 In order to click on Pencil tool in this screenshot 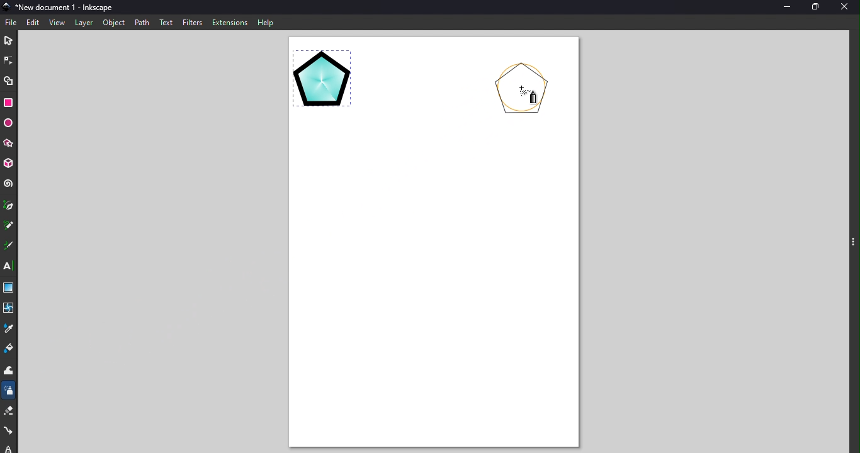, I will do `click(8, 225)`.